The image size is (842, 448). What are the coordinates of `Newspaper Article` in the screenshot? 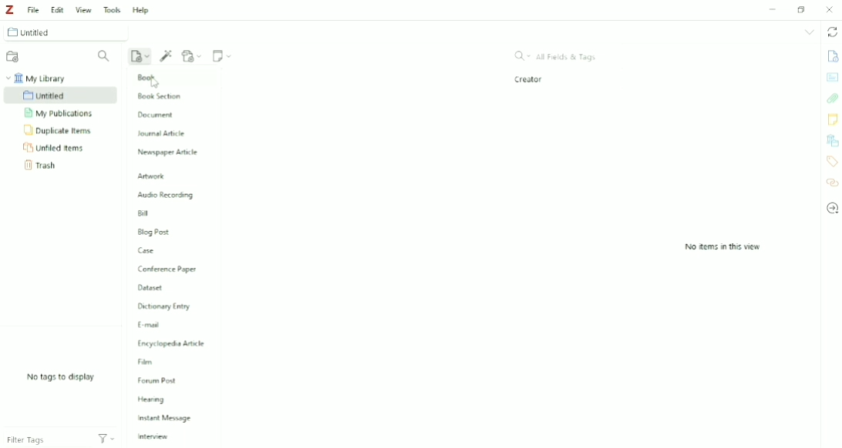 It's located at (169, 154).